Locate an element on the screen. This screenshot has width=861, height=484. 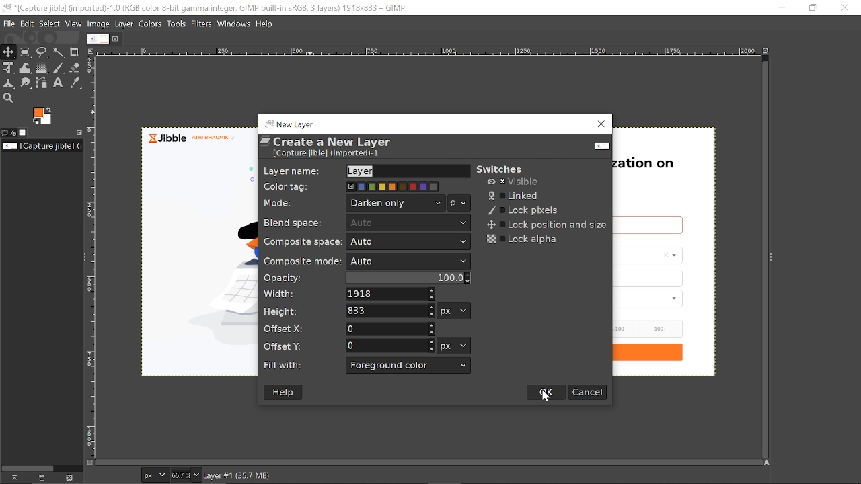
Height is located at coordinates (389, 311).